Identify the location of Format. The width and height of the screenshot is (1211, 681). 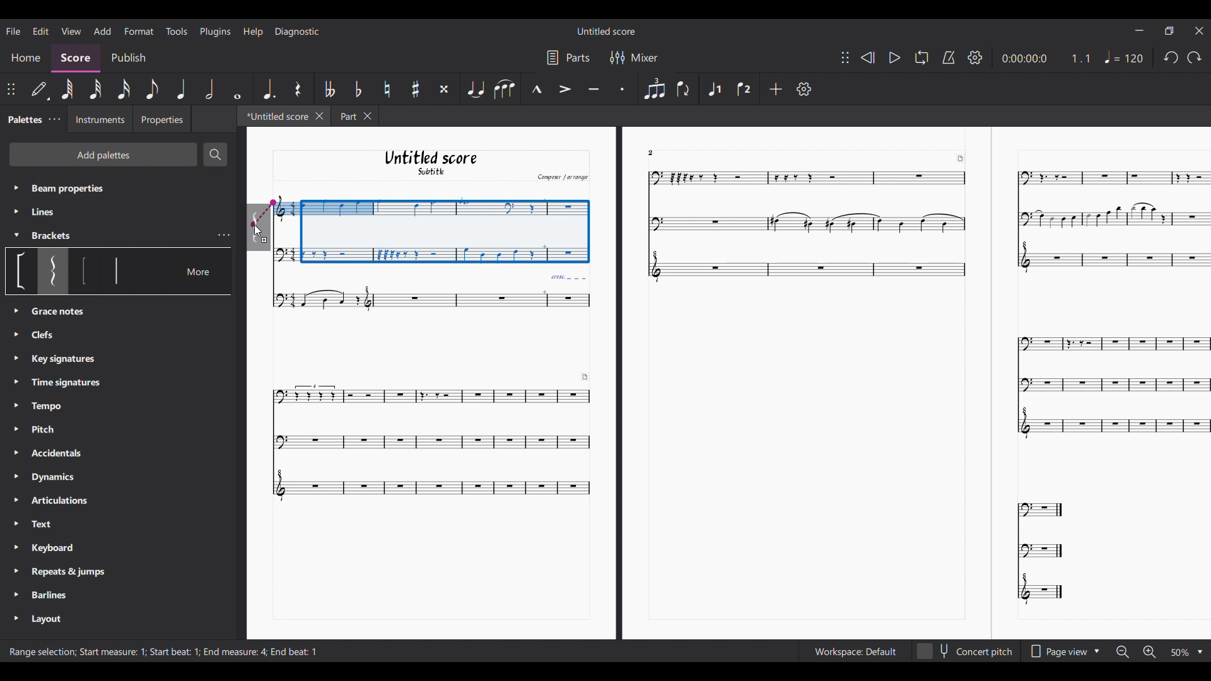
(139, 31).